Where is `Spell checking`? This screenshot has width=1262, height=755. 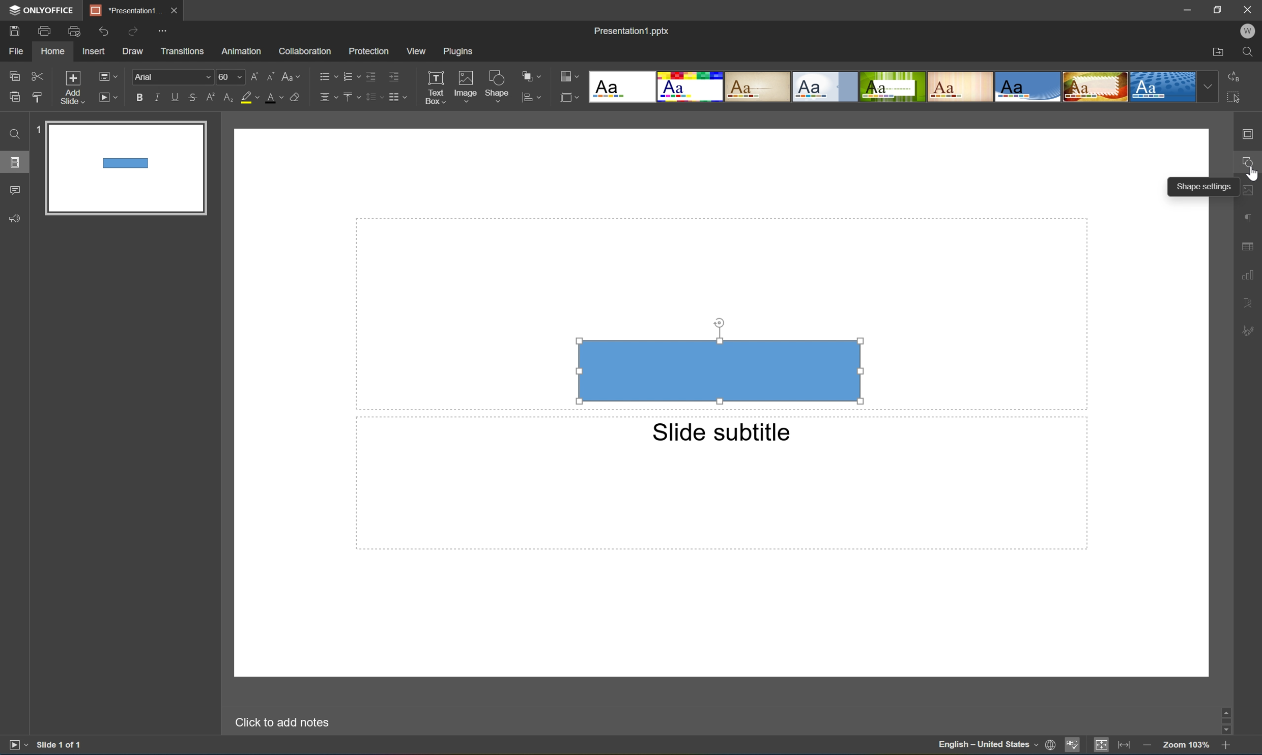 Spell checking is located at coordinates (1071, 747).